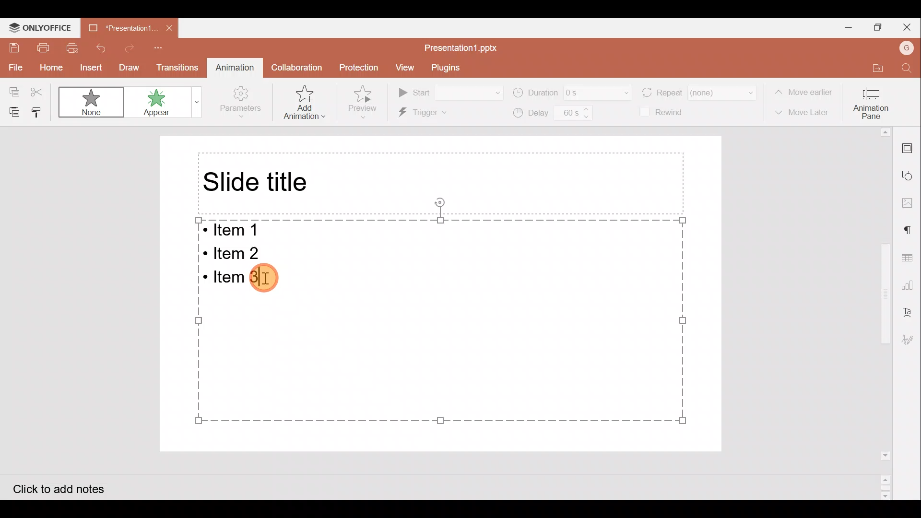 This screenshot has height=518, width=921. I want to click on Presentation slide, so click(510, 287).